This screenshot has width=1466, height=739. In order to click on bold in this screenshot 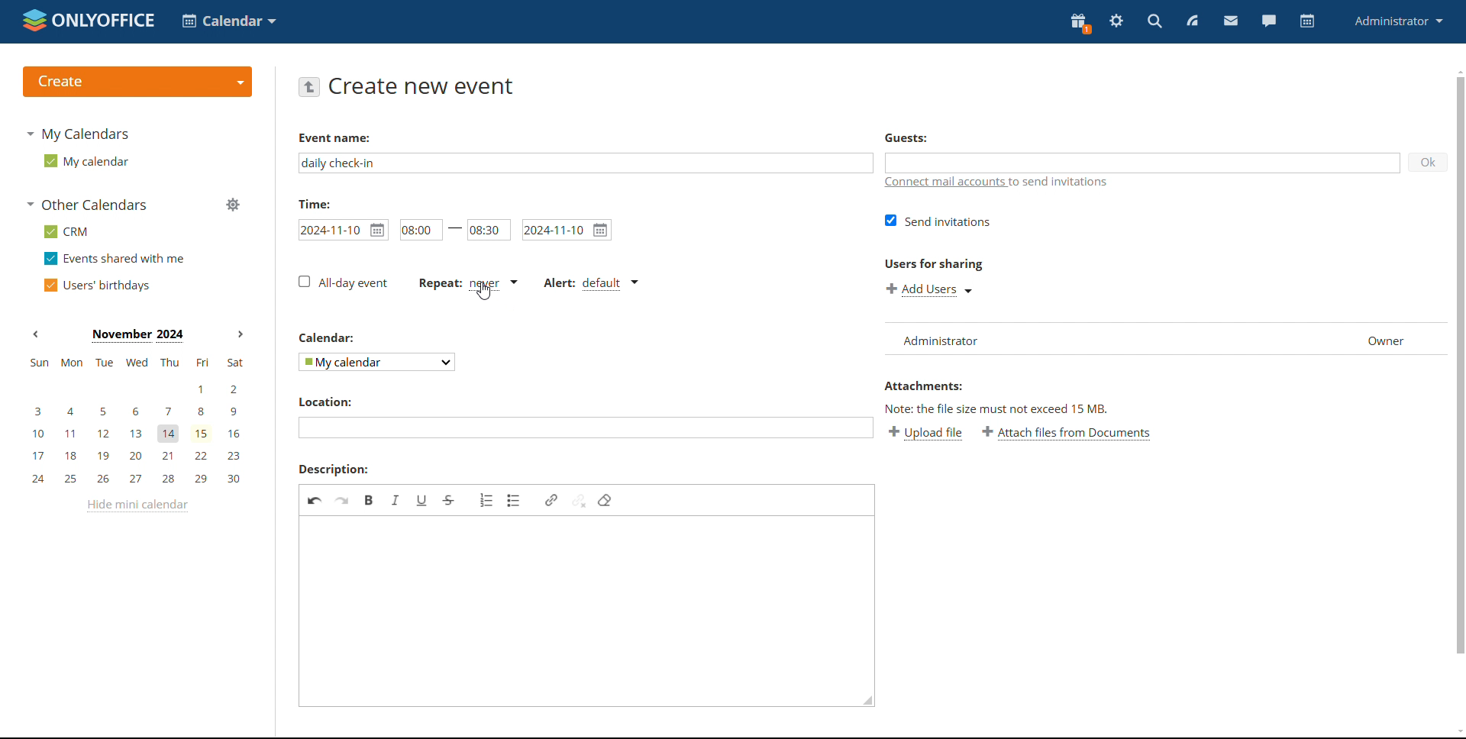, I will do `click(370, 500)`.